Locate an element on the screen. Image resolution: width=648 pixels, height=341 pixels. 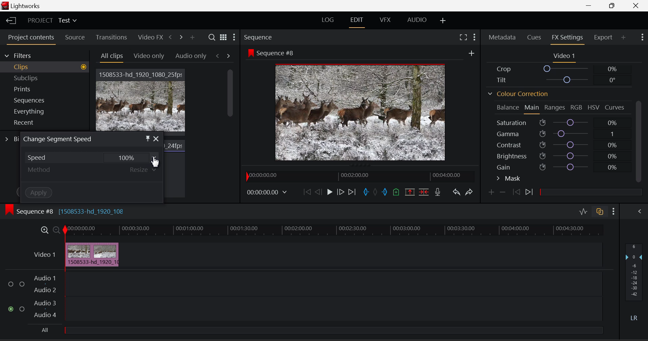
Resize is located at coordinates (143, 169).